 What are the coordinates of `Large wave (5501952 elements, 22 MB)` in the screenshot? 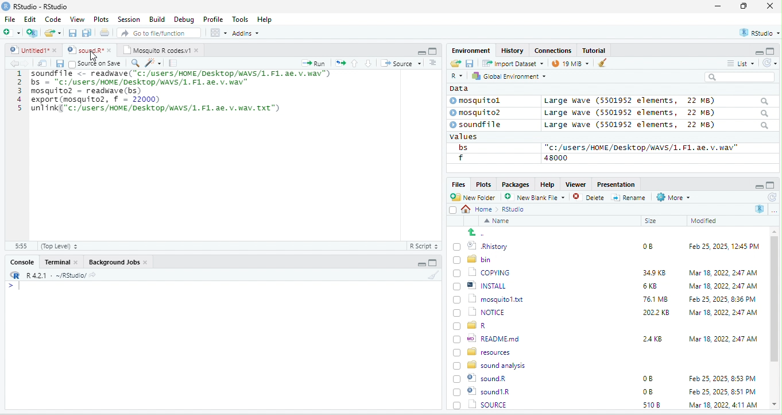 It's located at (656, 101).